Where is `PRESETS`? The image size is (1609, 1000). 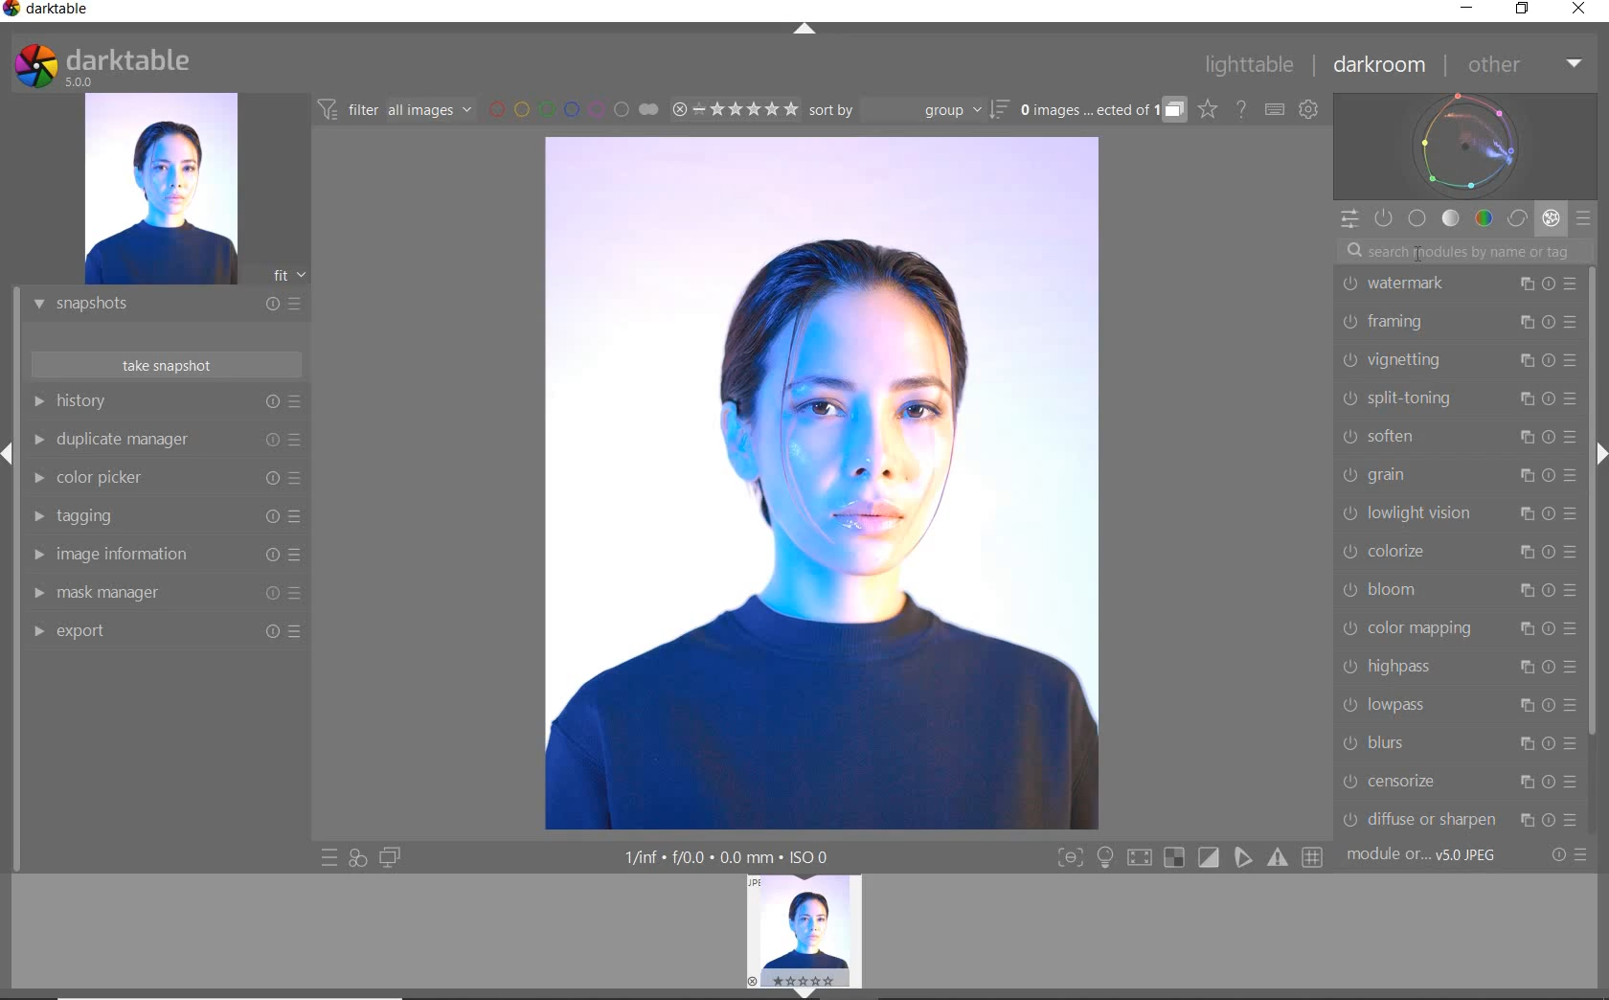
PRESETS is located at coordinates (1583, 217).